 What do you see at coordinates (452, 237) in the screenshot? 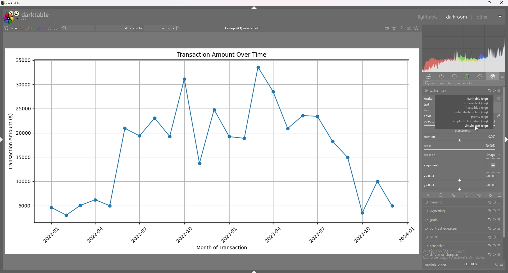
I see `blurs` at bounding box center [452, 237].